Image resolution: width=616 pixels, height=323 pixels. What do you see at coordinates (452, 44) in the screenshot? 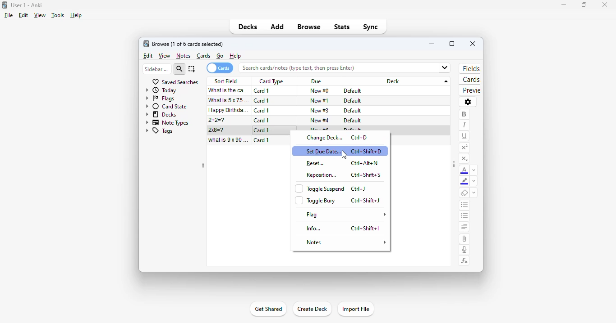
I see `maximize` at bounding box center [452, 44].